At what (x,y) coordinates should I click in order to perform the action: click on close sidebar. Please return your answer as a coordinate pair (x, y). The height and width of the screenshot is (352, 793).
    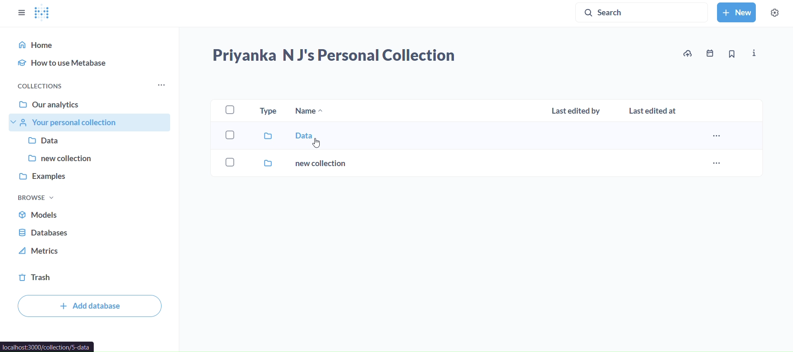
    Looking at the image, I should click on (23, 12).